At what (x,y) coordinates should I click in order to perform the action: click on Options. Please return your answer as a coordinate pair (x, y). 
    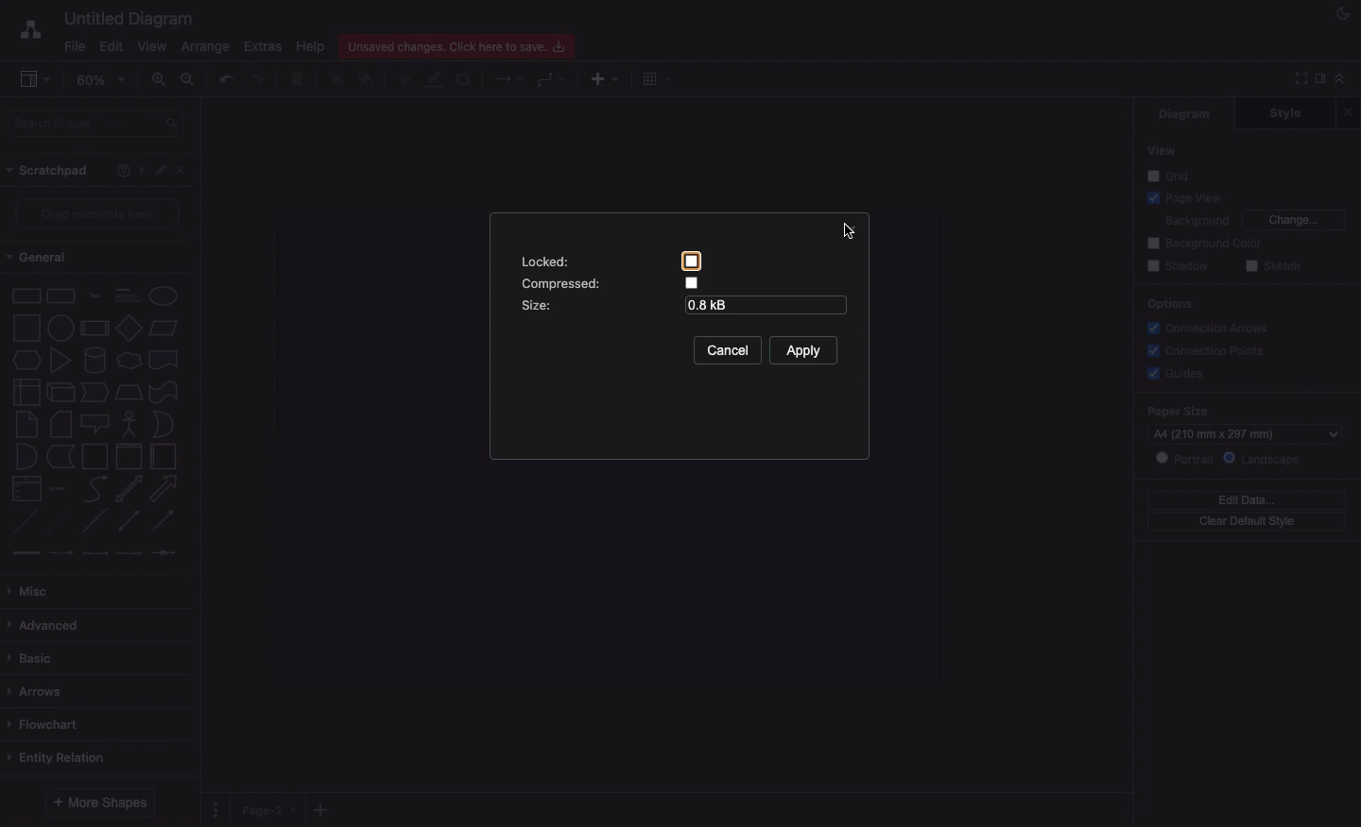
    Looking at the image, I should click on (1169, 306).